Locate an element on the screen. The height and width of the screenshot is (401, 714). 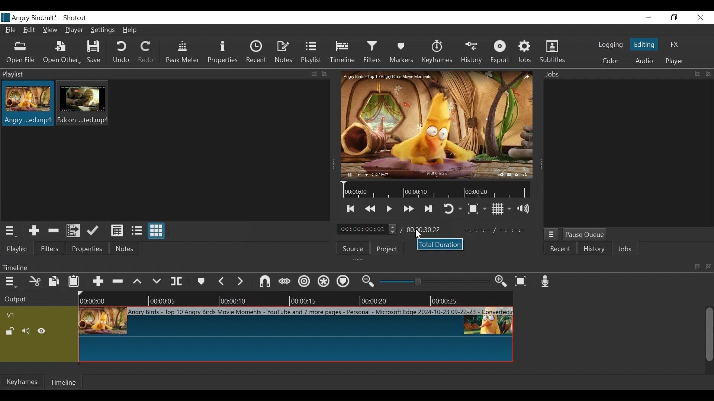
Jobs is located at coordinates (624, 250).